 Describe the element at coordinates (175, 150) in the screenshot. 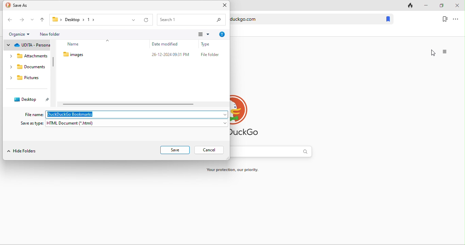

I see `save` at that location.